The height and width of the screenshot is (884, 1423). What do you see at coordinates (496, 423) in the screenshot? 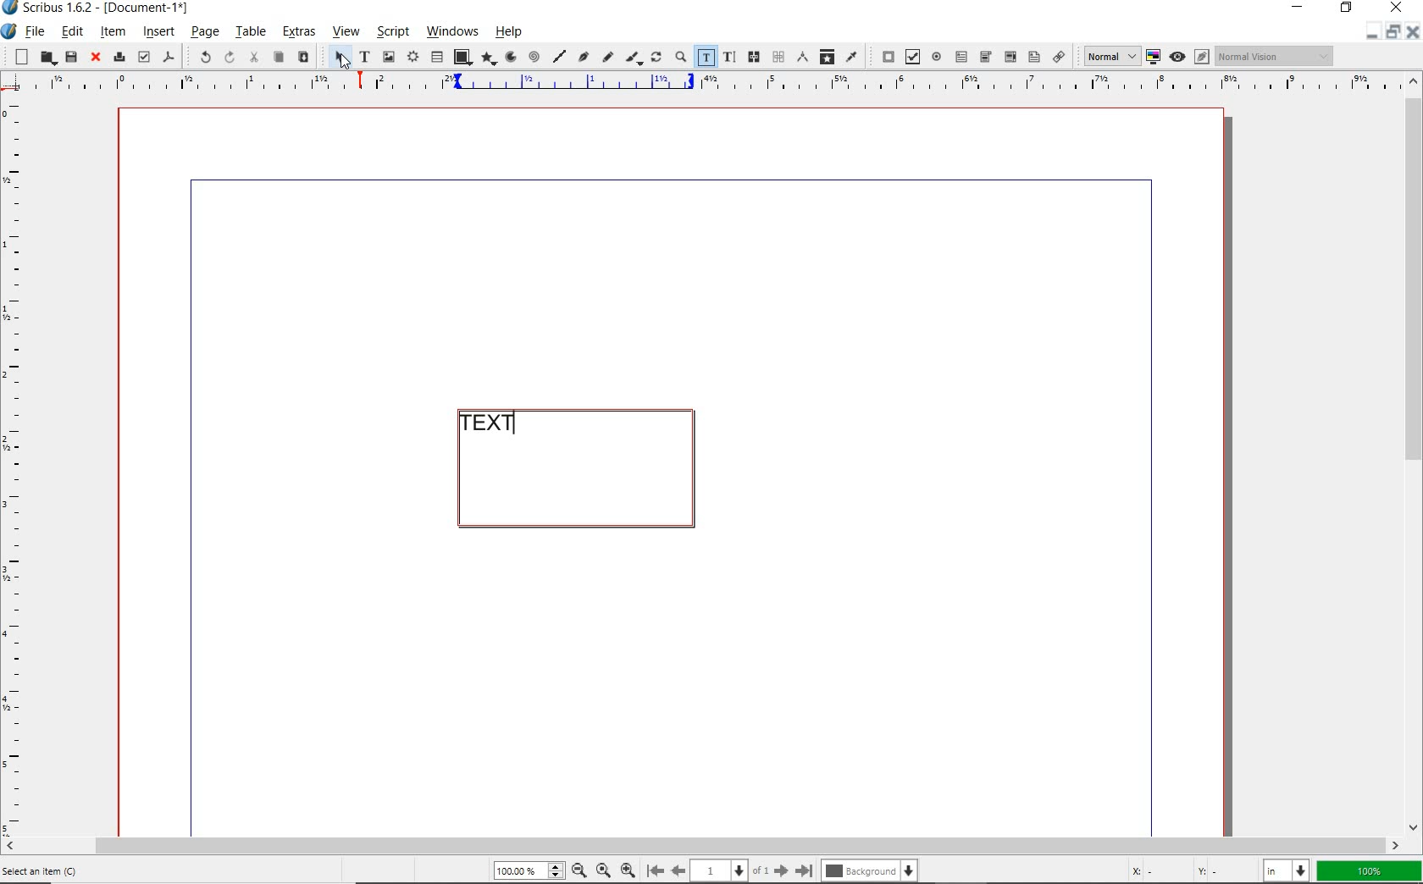
I see `TEXT` at bounding box center [496, 423].